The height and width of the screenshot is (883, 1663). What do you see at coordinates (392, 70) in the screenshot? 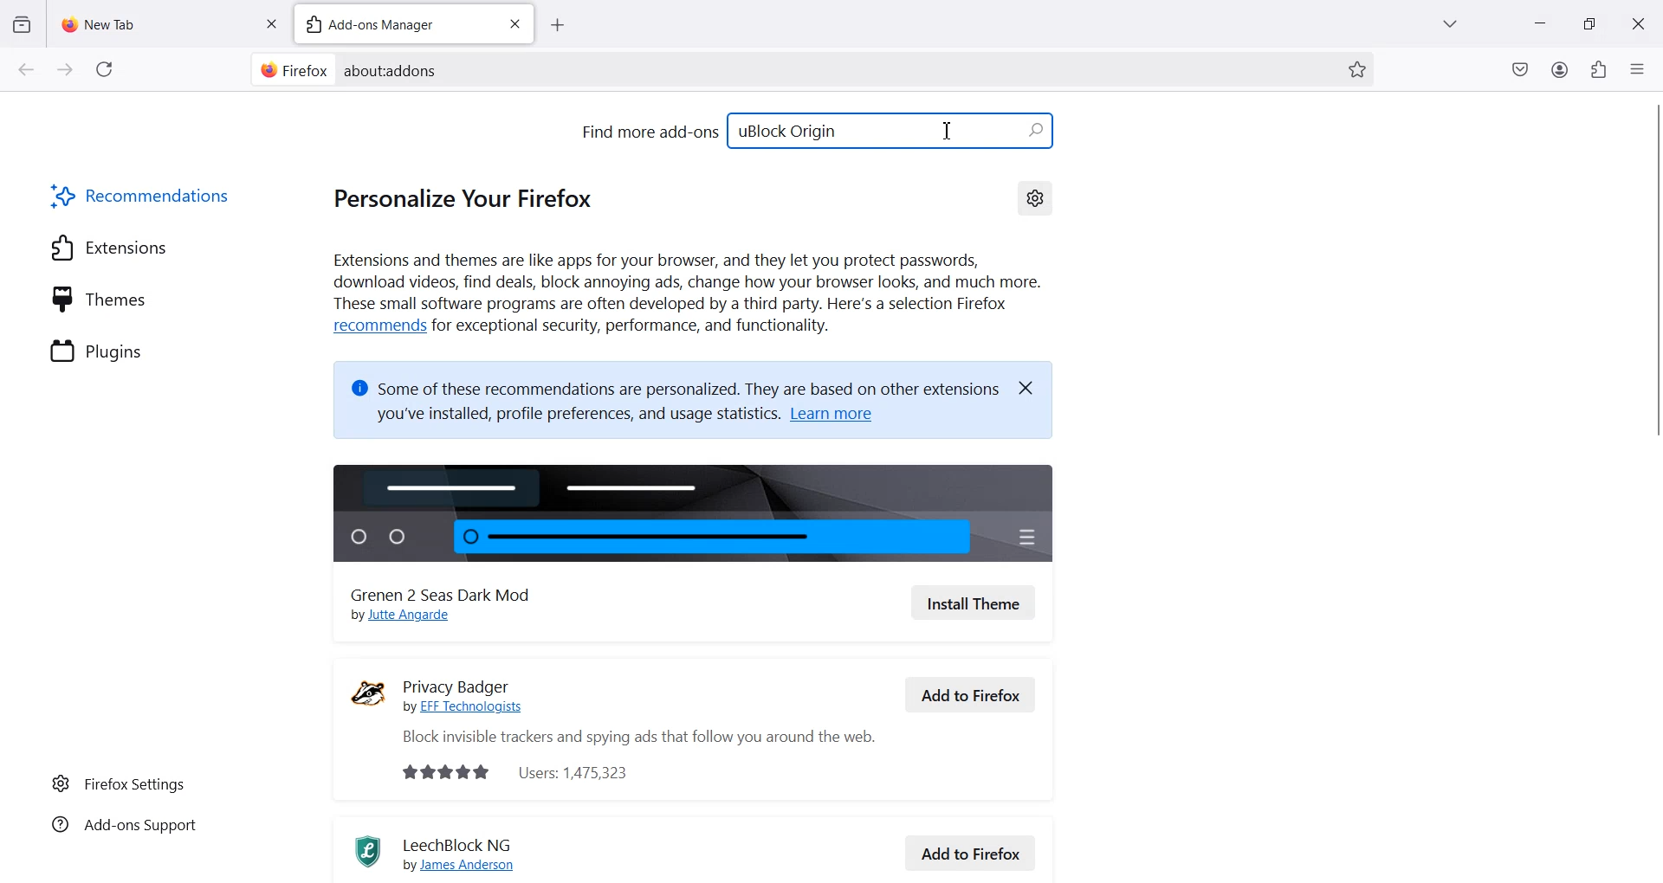
I see `Text` at bounding box center [392, 70].